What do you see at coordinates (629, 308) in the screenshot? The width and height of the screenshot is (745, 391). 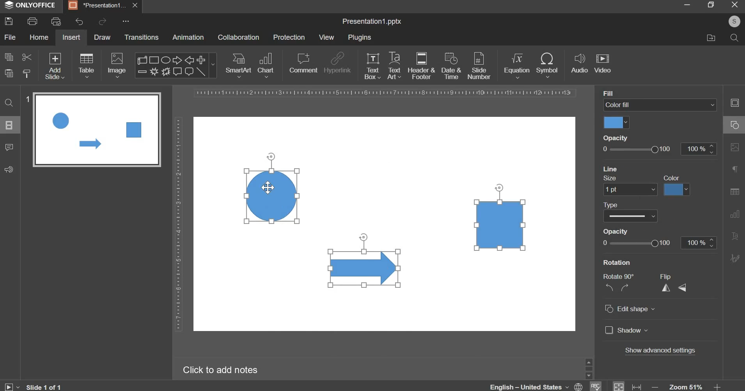 I see `edit shape` at bounding box center [629, 308].